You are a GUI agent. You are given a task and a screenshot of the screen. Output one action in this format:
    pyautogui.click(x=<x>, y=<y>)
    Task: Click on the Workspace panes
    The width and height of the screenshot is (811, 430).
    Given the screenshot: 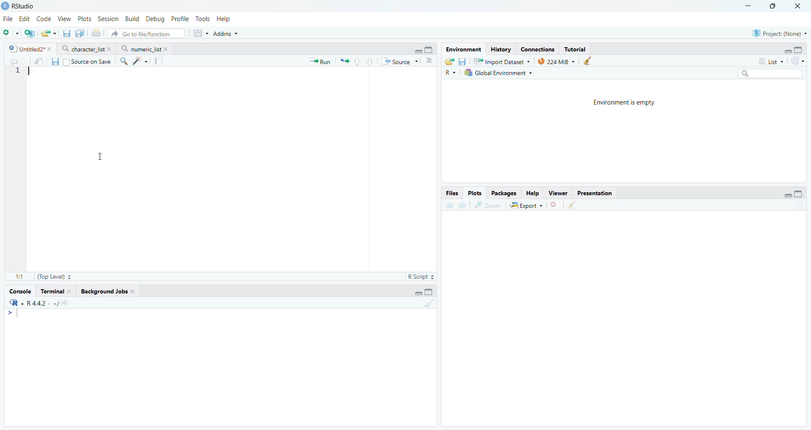 What is the action you would take?
    pyautogui.click(x=199, y=33)
    